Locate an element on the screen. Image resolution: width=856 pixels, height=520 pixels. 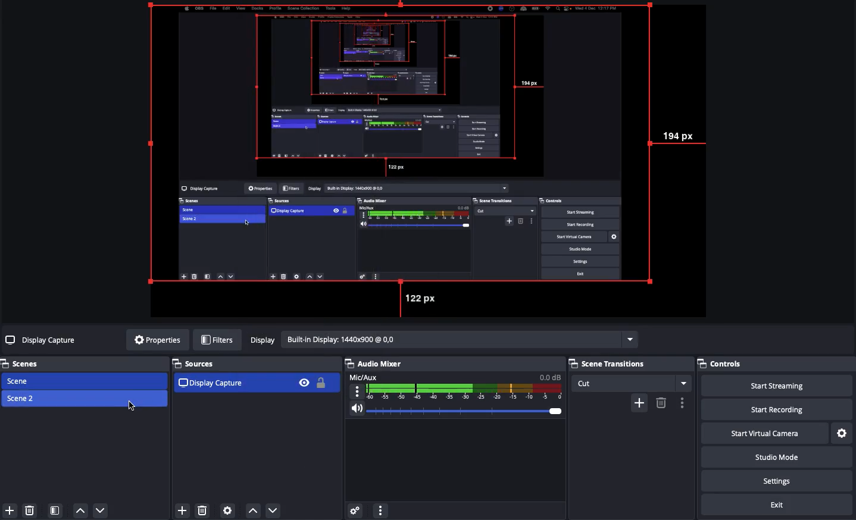
Controls is located at coordinates (721, 364).